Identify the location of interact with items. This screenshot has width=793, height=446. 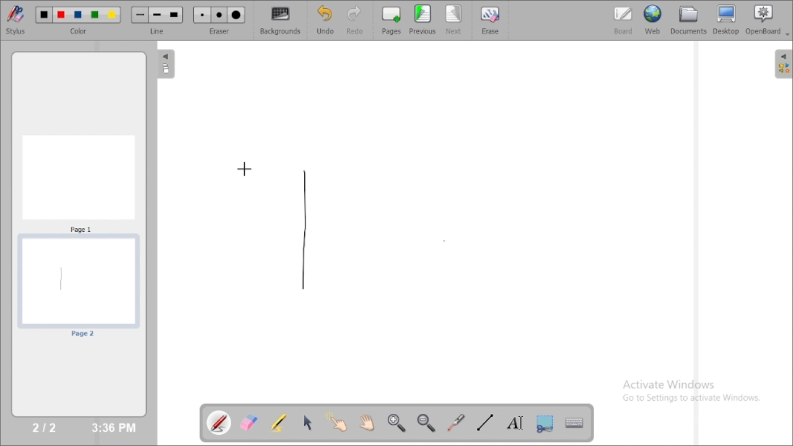
(338, 422).